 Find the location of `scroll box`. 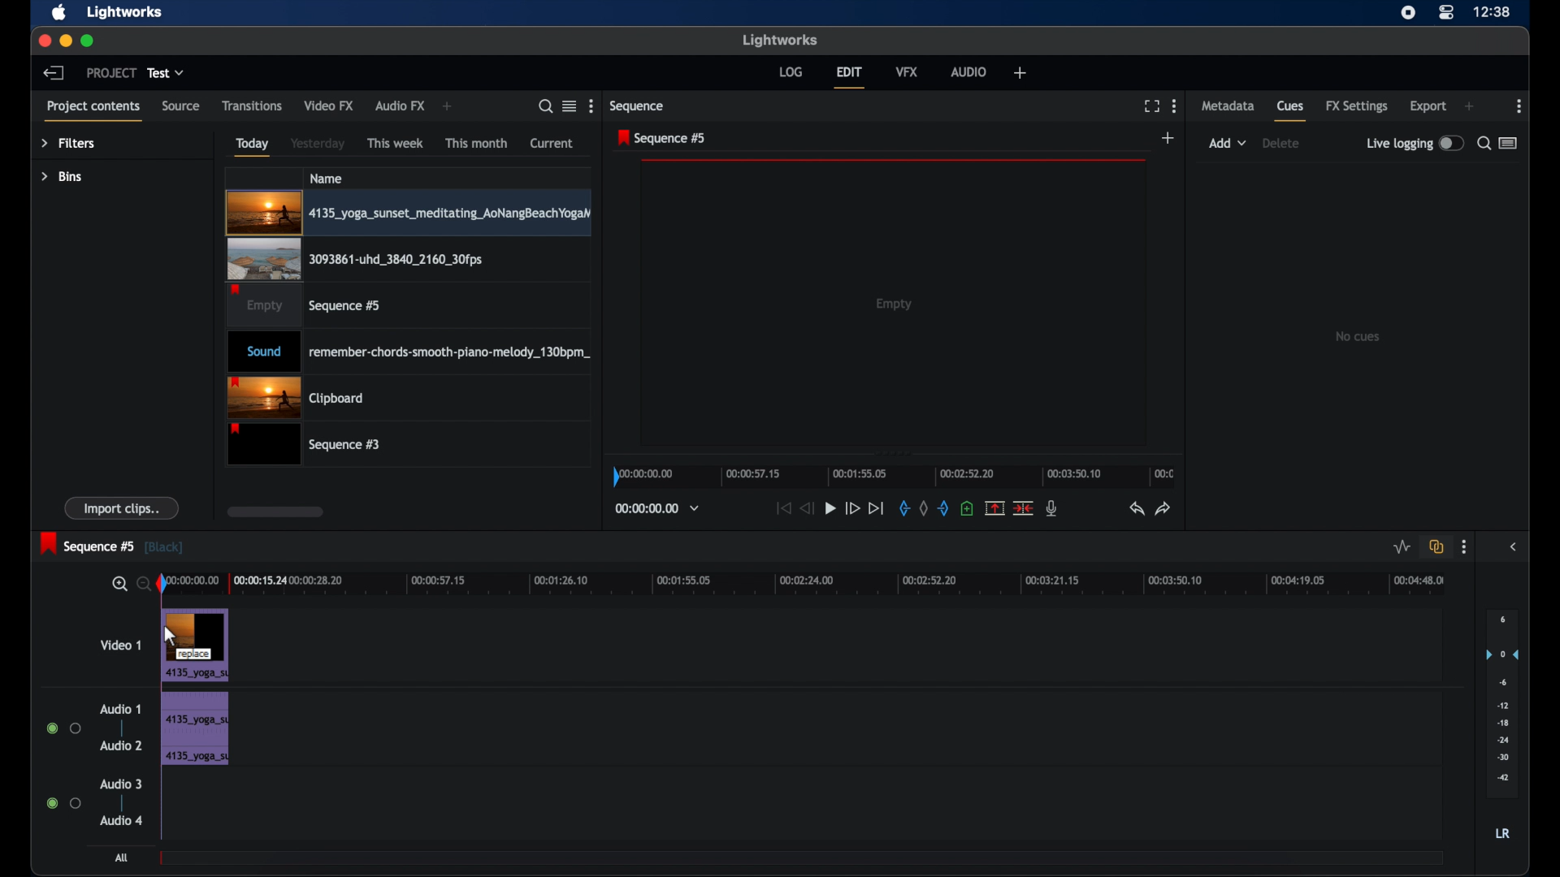

scroll box is located at coordinates (275, 511).